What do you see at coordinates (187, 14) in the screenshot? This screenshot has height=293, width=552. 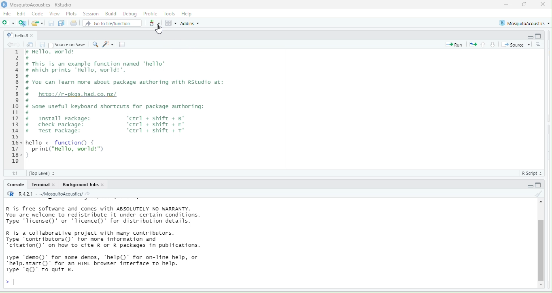 I see ` Help` at bounding box center [187, 14].